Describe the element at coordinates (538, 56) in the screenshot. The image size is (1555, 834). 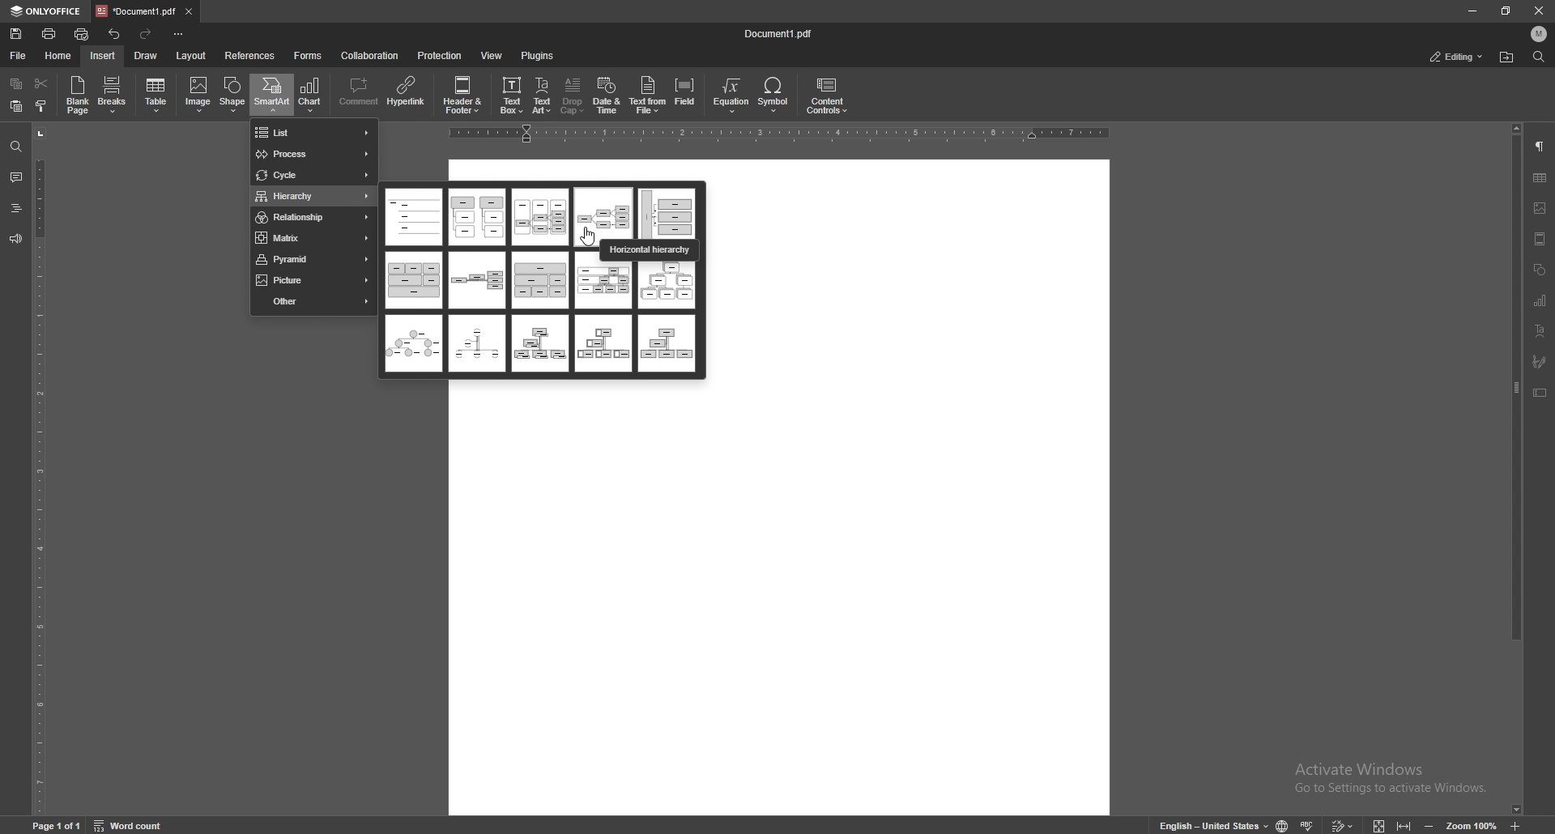
I see `plugins` at that location.